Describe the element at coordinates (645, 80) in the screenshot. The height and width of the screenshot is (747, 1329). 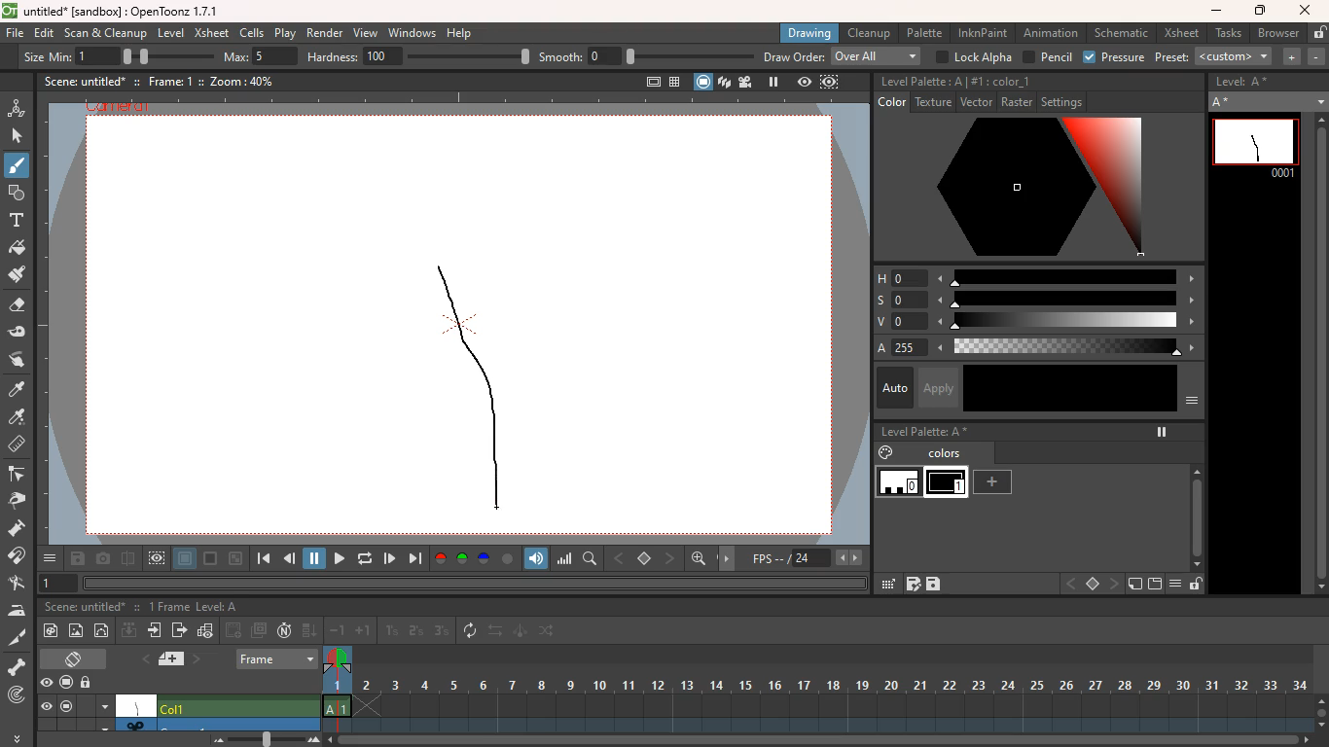
I see `full screen` at that location.